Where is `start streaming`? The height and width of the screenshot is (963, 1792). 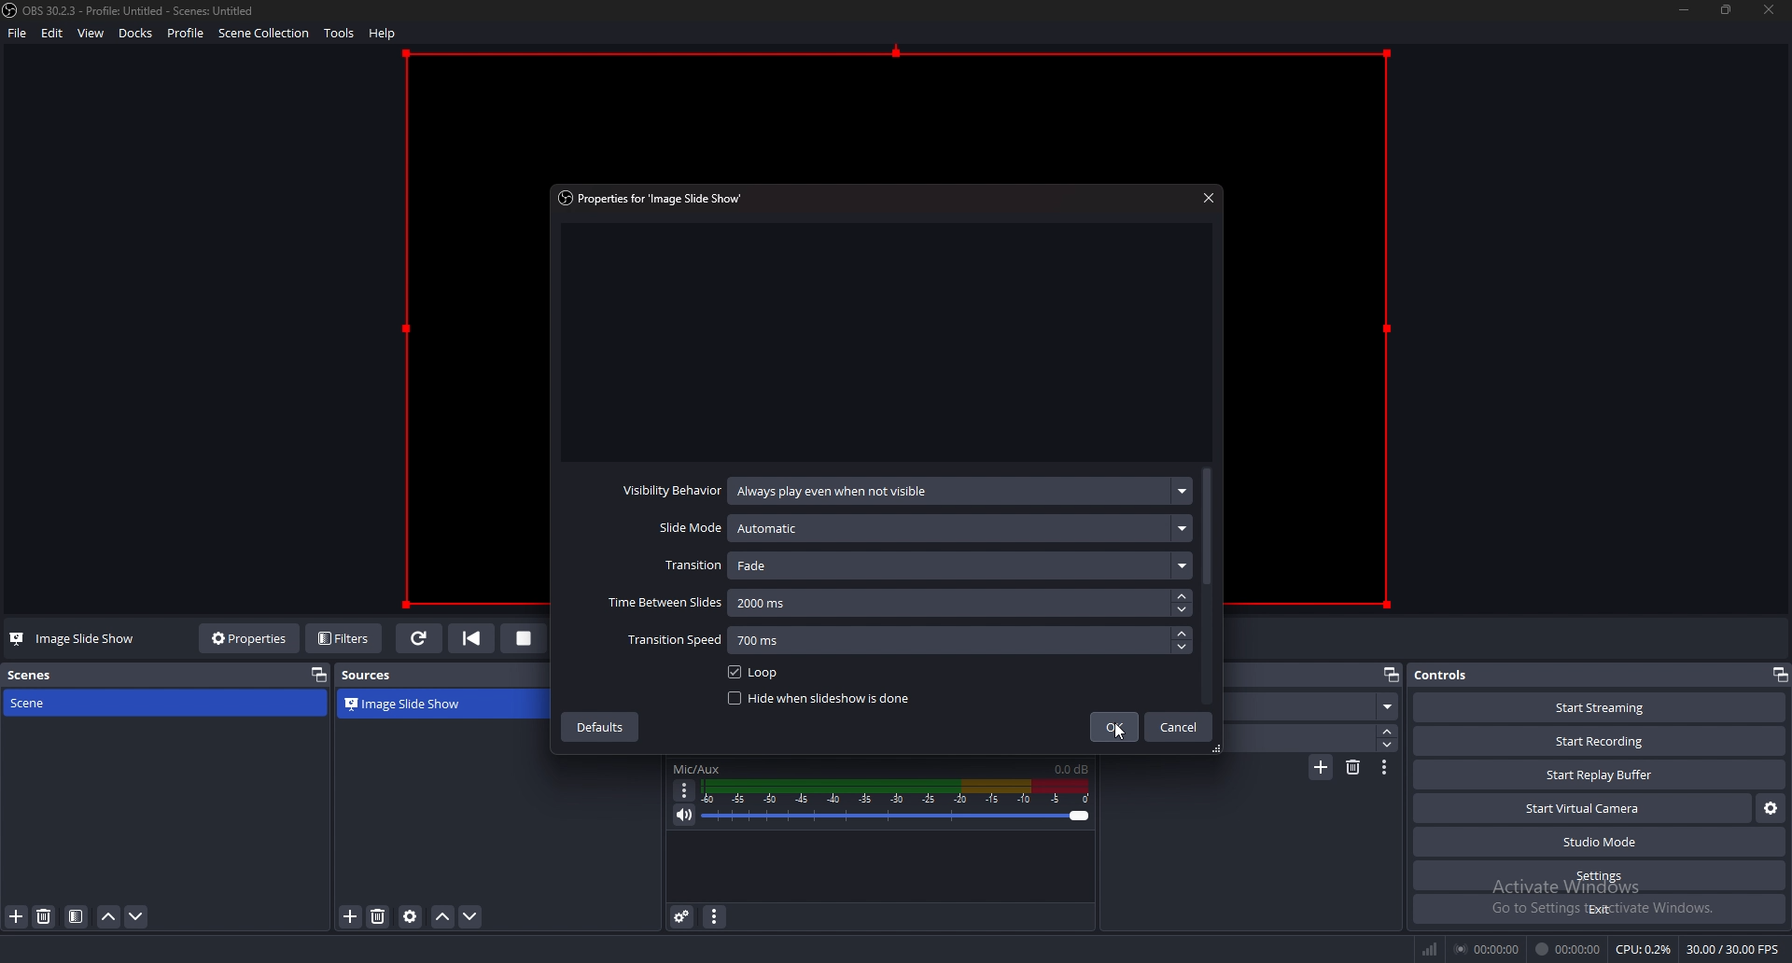
start streaming is located at coordinates (1602, 710).